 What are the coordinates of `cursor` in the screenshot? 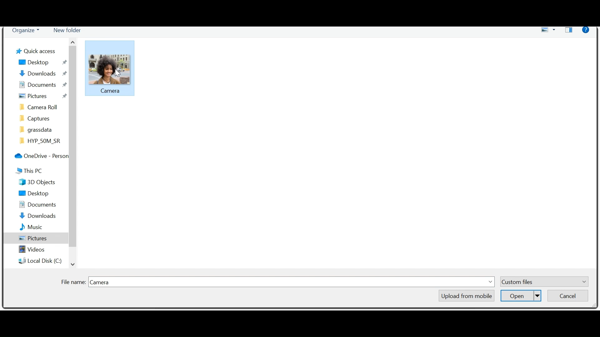 It's located at (118, 74).